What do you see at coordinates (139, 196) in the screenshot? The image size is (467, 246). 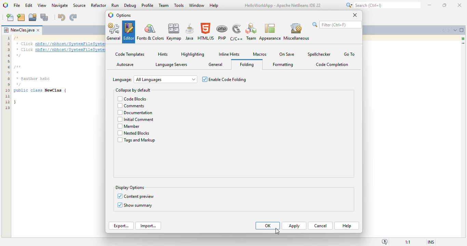 I see `content preview` at bounding box center [139, 196].